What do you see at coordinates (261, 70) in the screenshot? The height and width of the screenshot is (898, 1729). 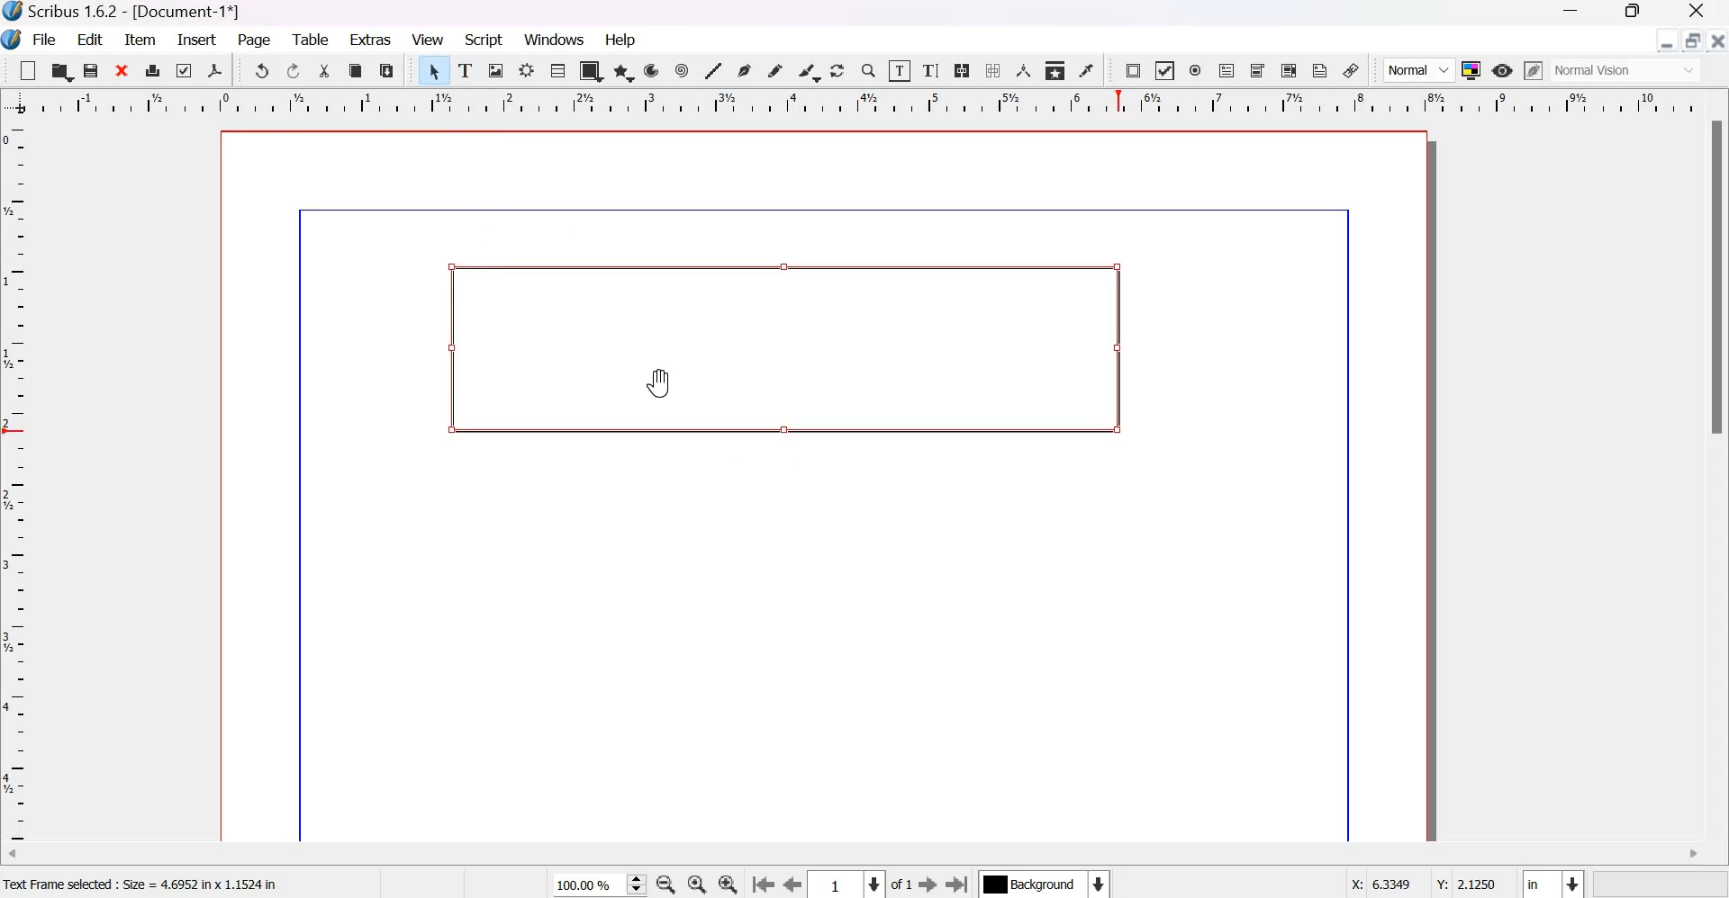 I see `undo` at bounding box center [261, 70].